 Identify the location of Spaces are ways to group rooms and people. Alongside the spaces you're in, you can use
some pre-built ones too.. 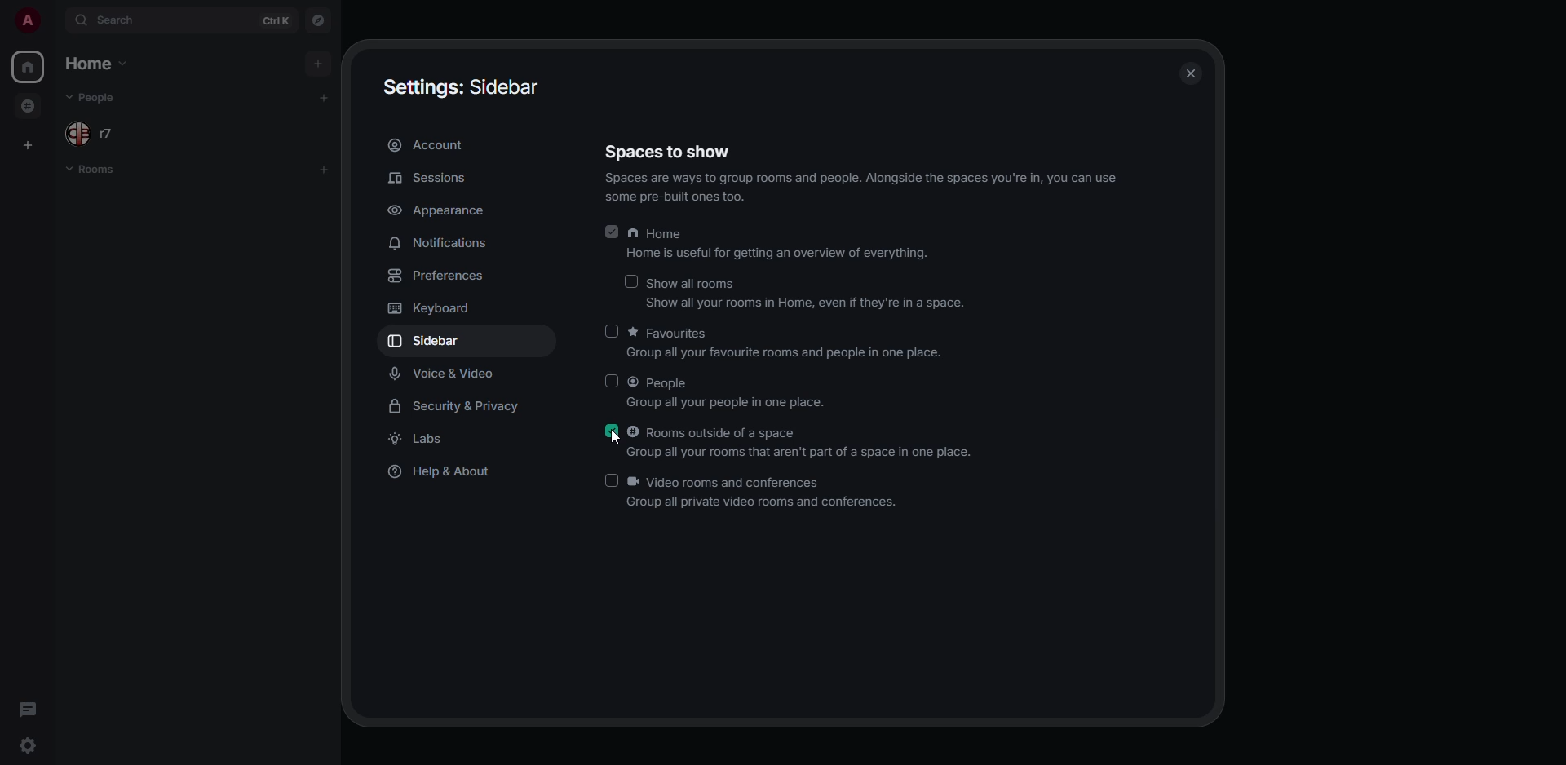
(861, 187).